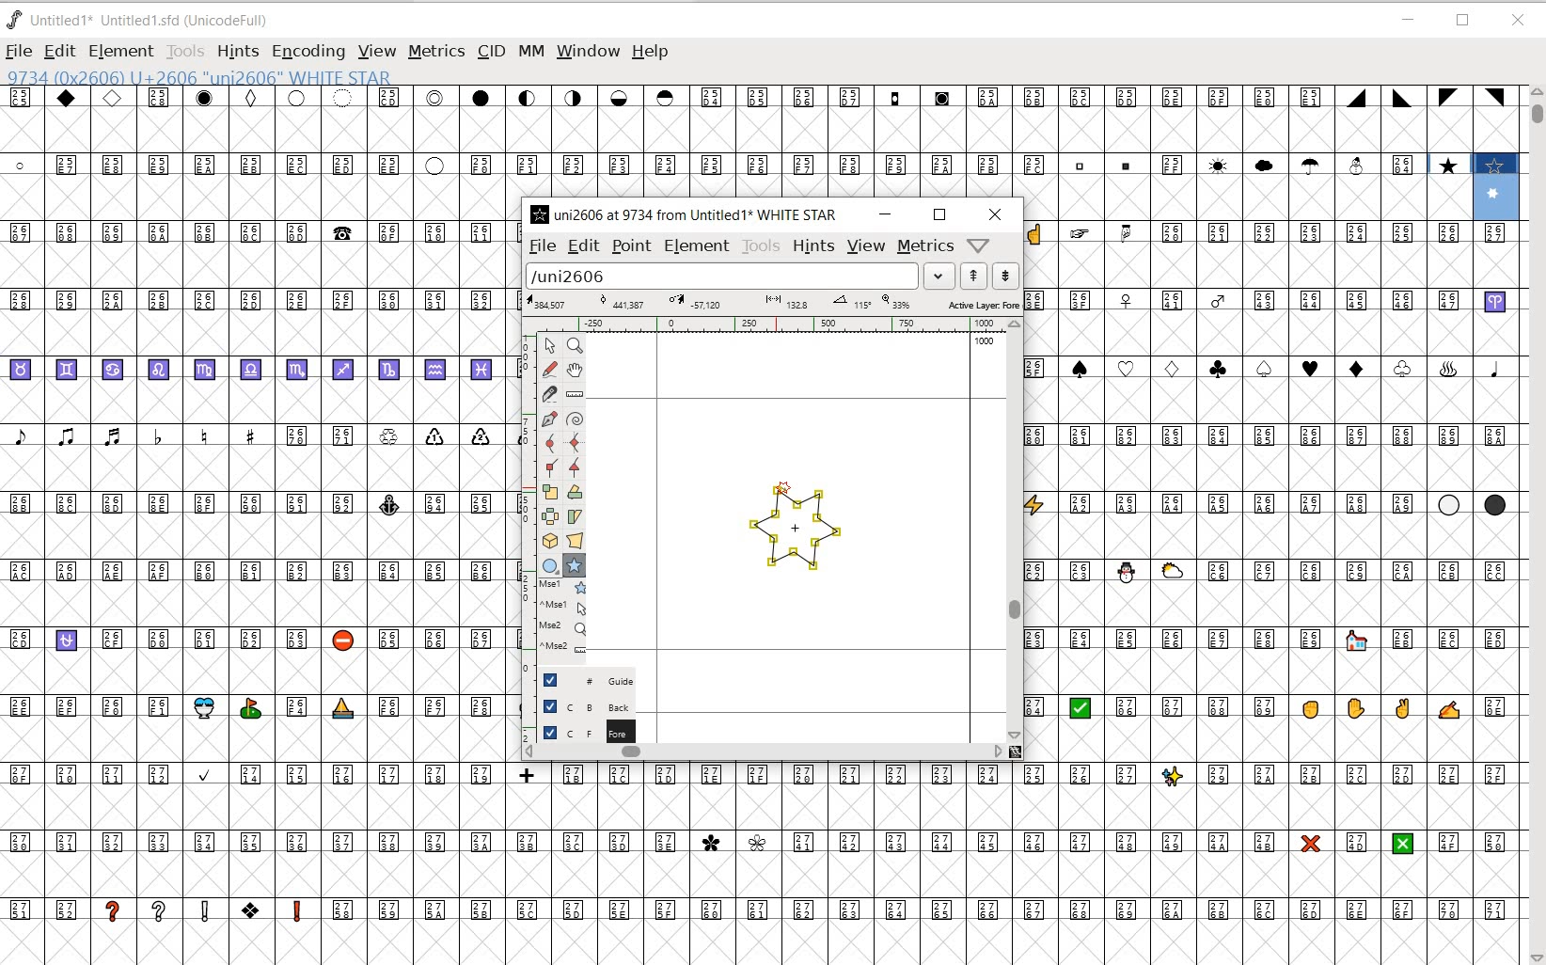 This screenshot has height=965, width=1546. Describe the element at coordinates (238, 53) in the screenshot. I see `HINTS` at that location.